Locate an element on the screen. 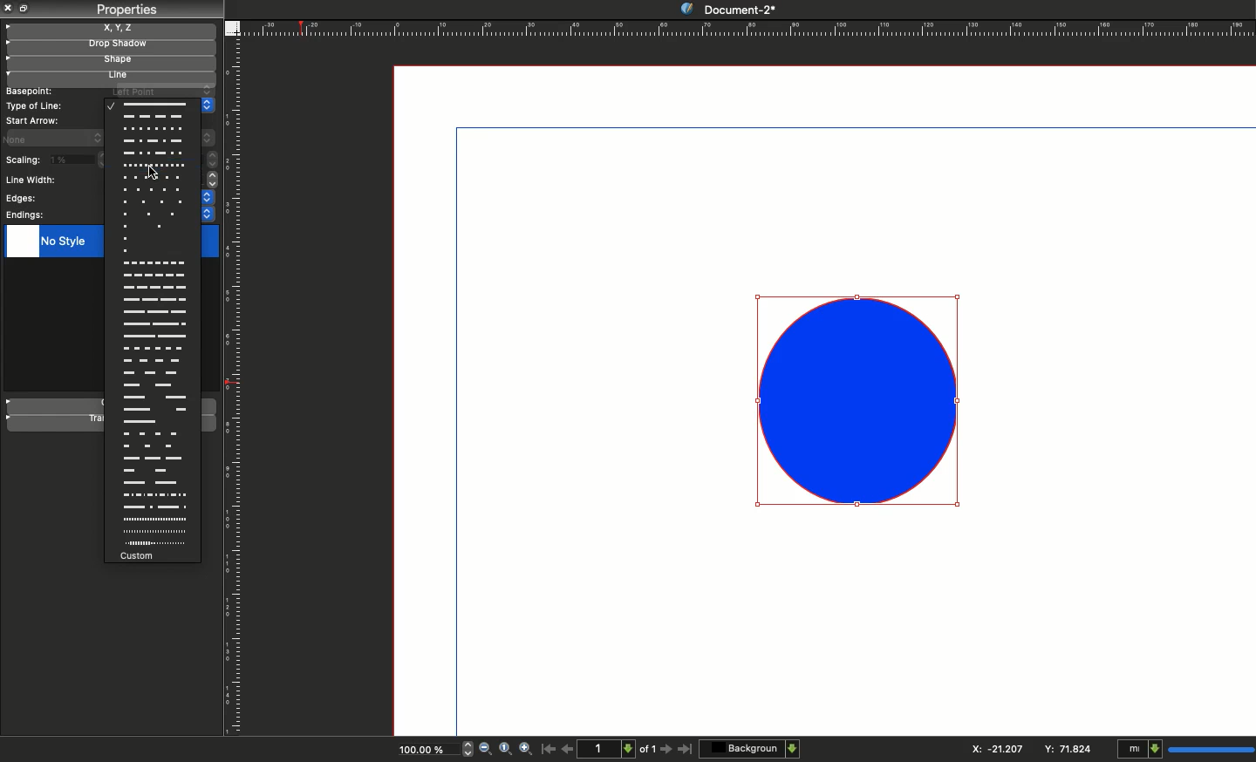 Image resolution: width=1256 pixels, height=762 pixels. cursor is located at coordinates (152, 174).